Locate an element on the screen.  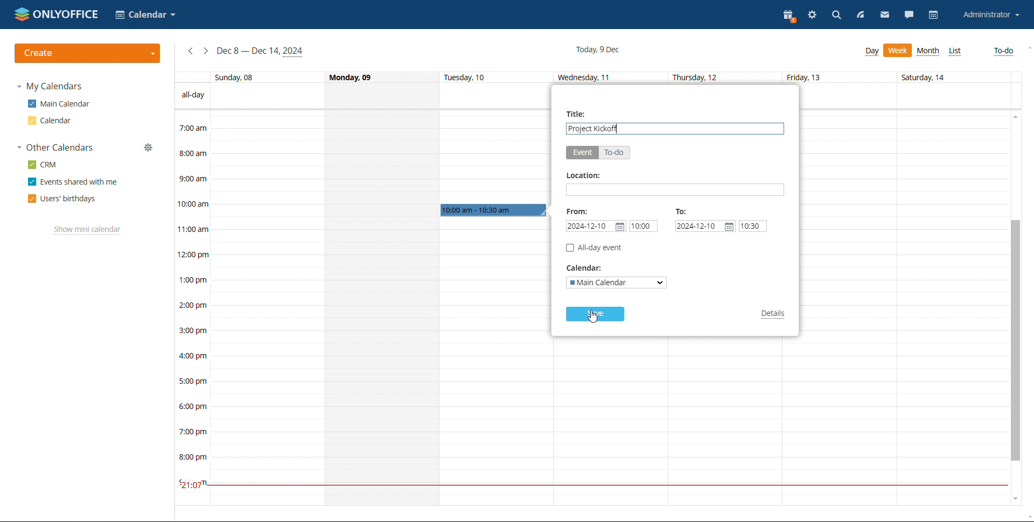
my calendars is located at coordinates (49, 87).